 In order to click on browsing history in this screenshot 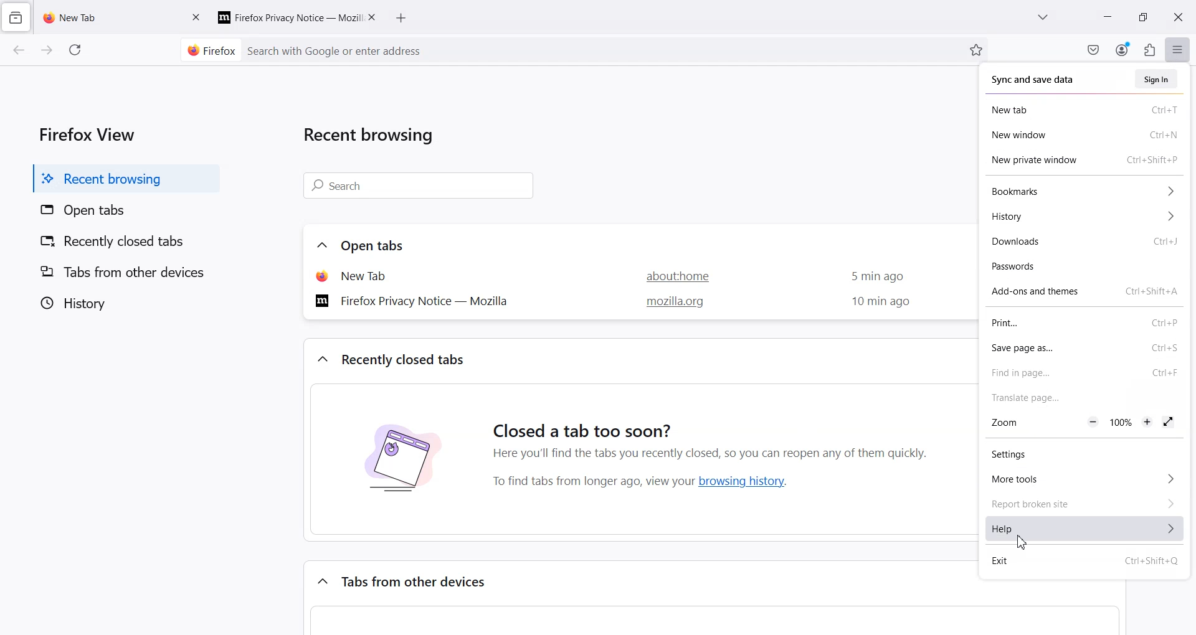, I will do `click(747, 481)`.